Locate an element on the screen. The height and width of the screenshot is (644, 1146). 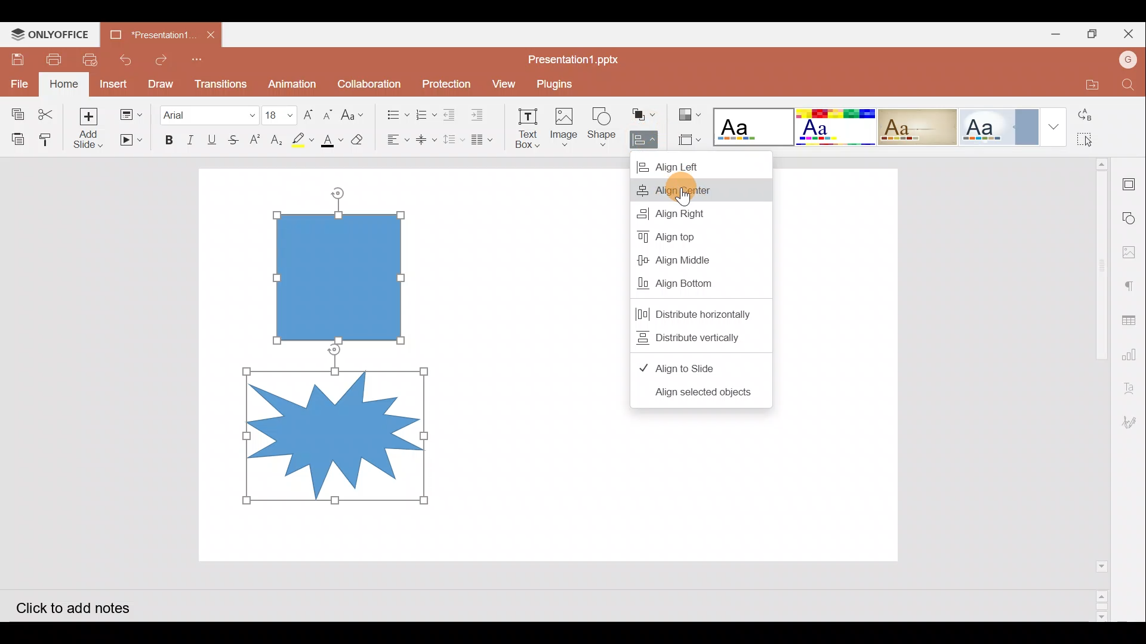
Text Art settings is located at coordinates (1131, 391).